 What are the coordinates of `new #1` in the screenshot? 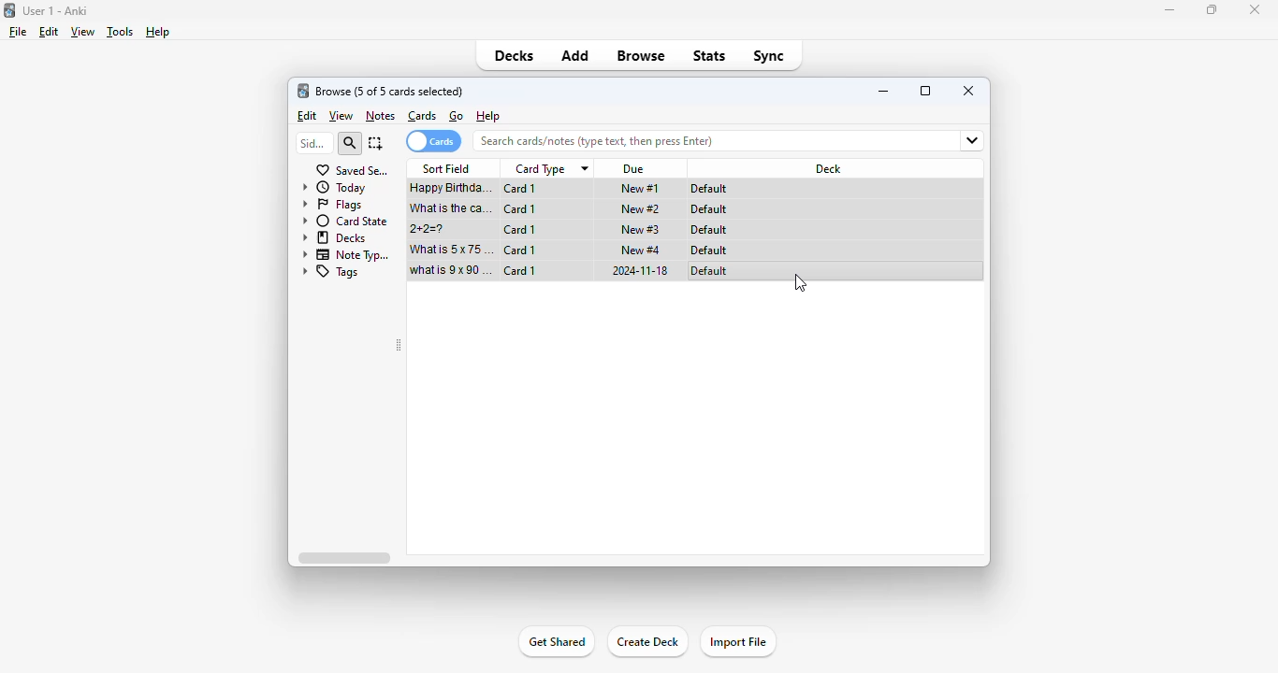 It's located at (640, 188).